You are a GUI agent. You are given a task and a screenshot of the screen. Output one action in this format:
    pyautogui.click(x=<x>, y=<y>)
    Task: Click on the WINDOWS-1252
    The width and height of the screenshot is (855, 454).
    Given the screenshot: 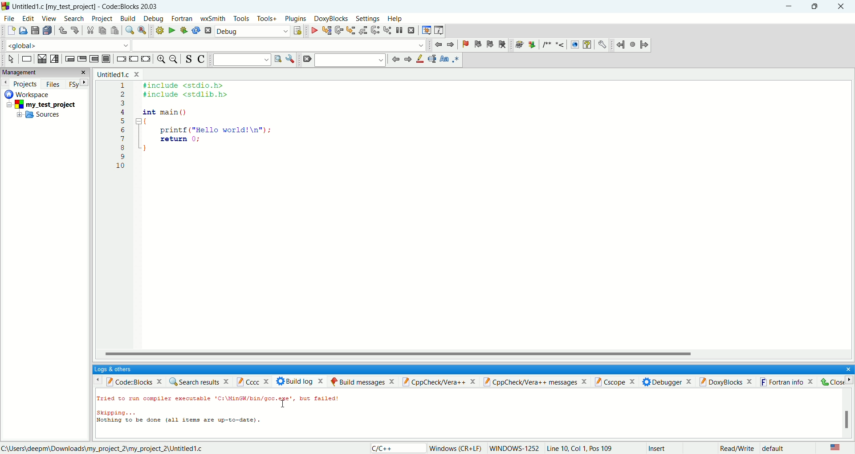 What is the action you would take?
    pyautogui.click(x=515, y=448)
    